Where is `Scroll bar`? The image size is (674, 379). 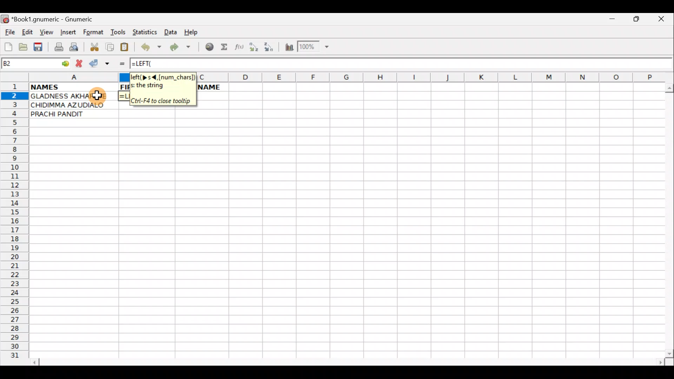
Scroll bar is located at coordinates (668, 219).